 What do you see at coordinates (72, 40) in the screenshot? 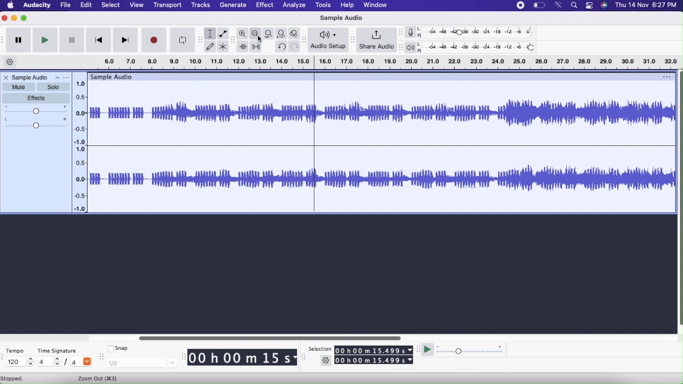
I see `Stop` at bounding box center [72, 40].